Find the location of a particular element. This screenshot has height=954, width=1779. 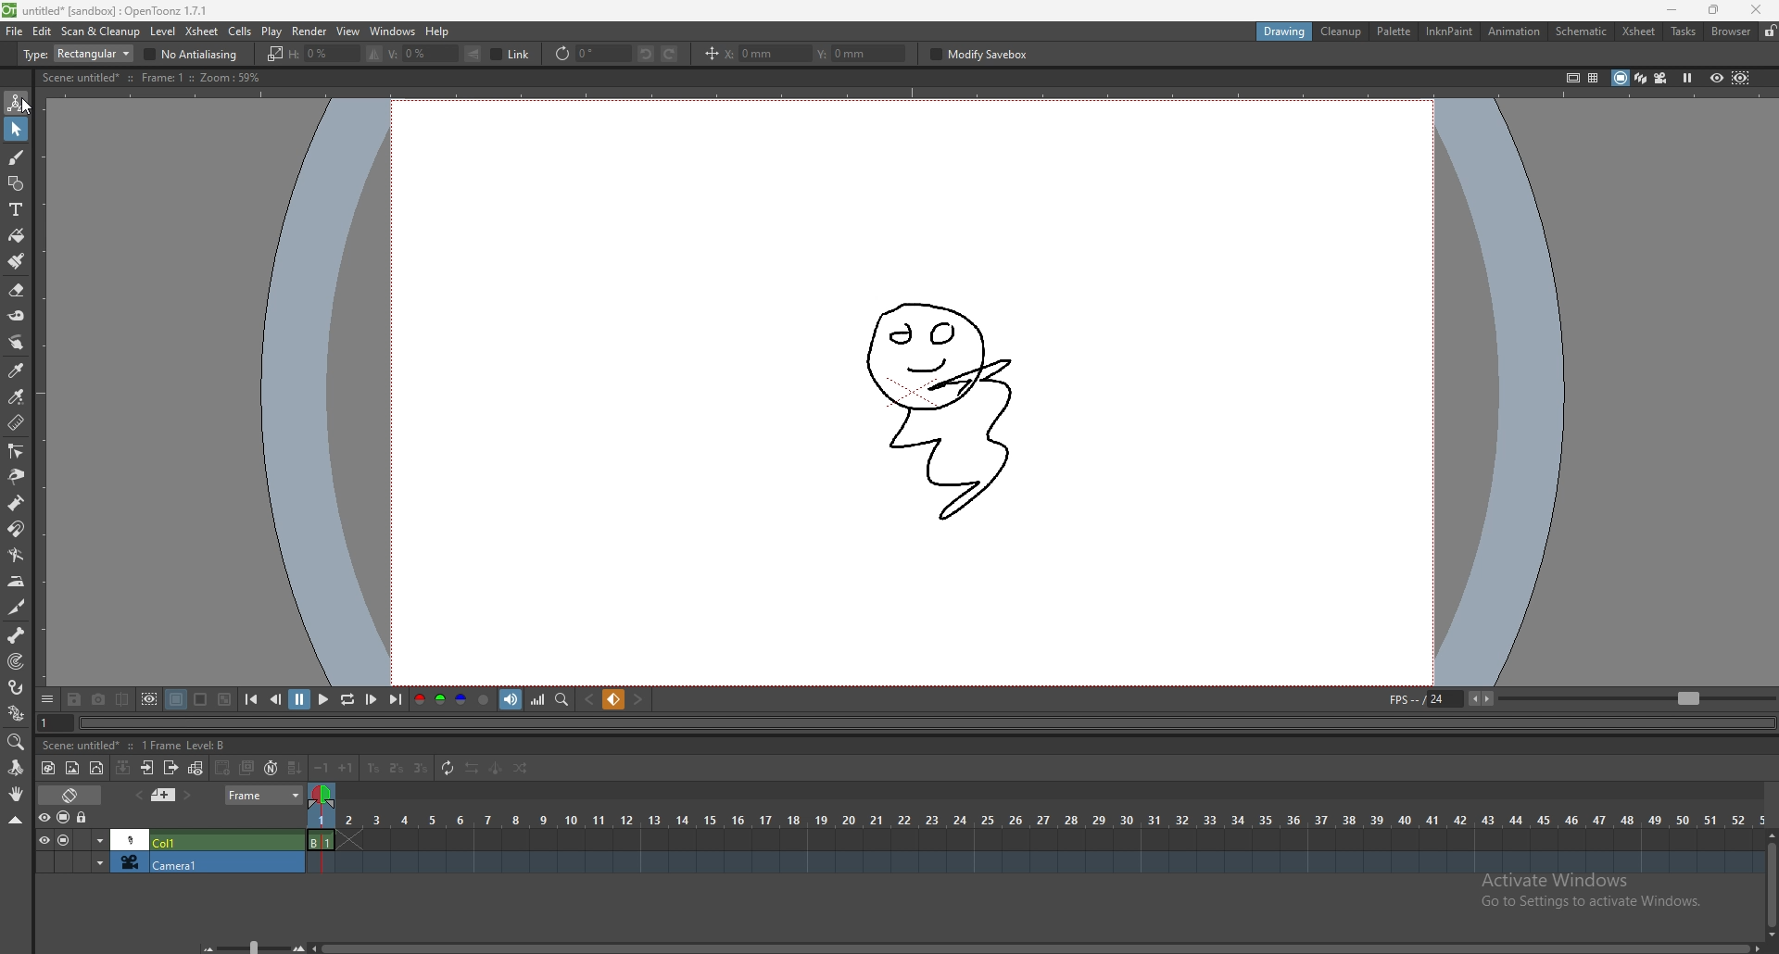

scroll bar is located at coordinates (1036, 947).